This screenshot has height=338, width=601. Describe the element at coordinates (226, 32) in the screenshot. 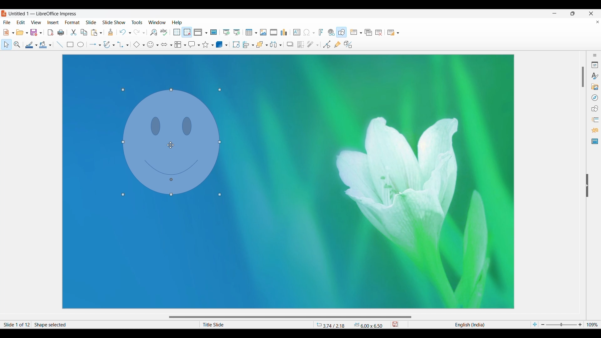

I see `Start from first slide` at that location.